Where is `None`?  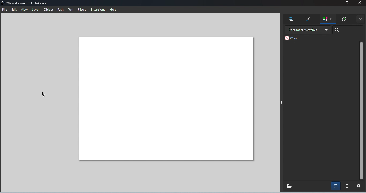 None is located at coordinates (292, 38).